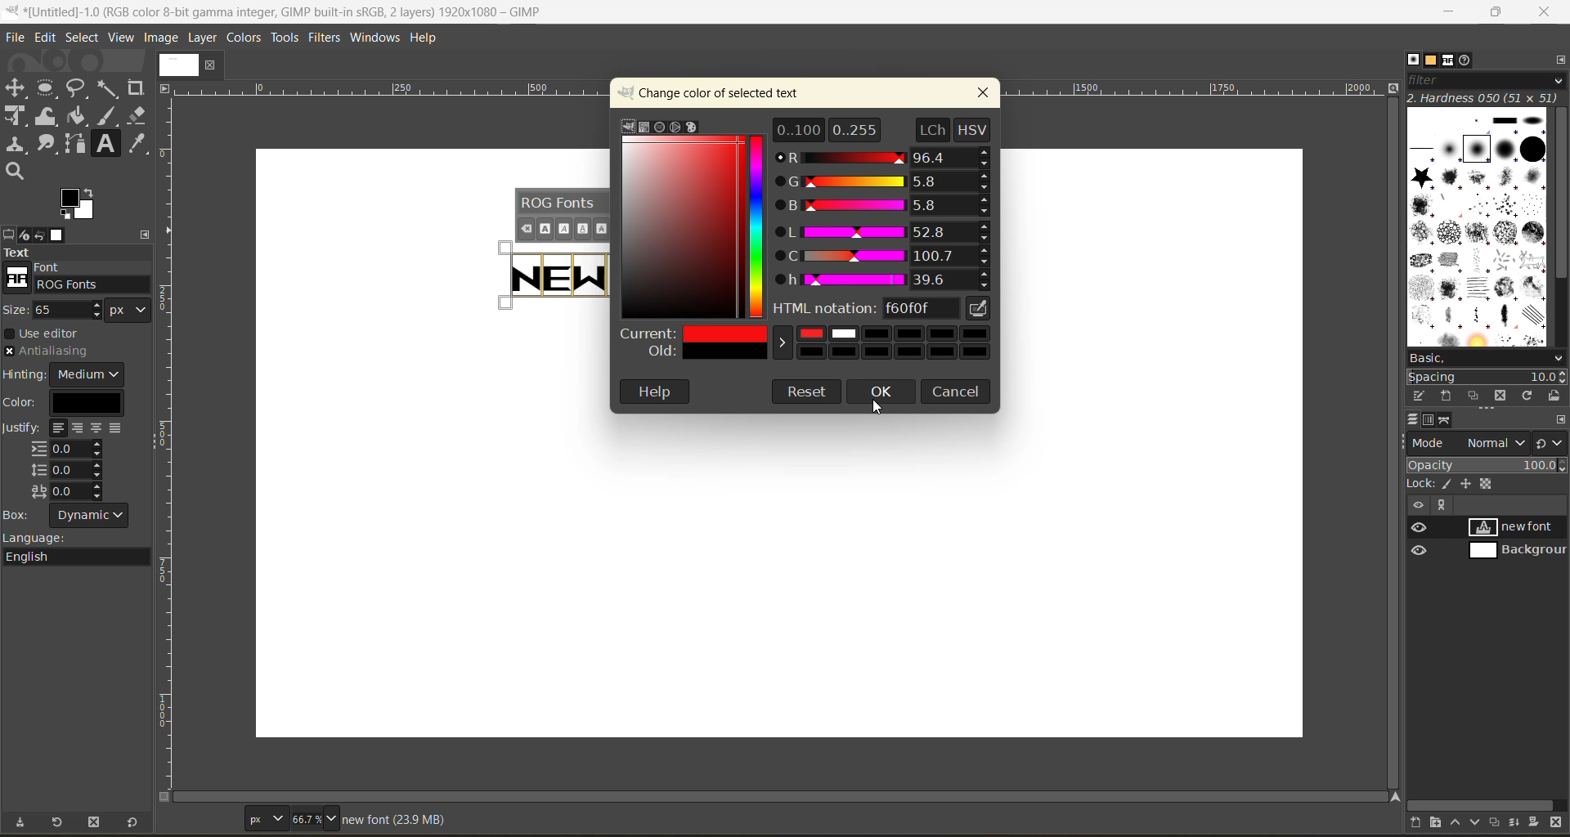 The height and width of the screenshot is (837, 1570). What do you see at coordinates (393, 820) in the screenshot?
I see `metadata` at bounding box center [393, 820].